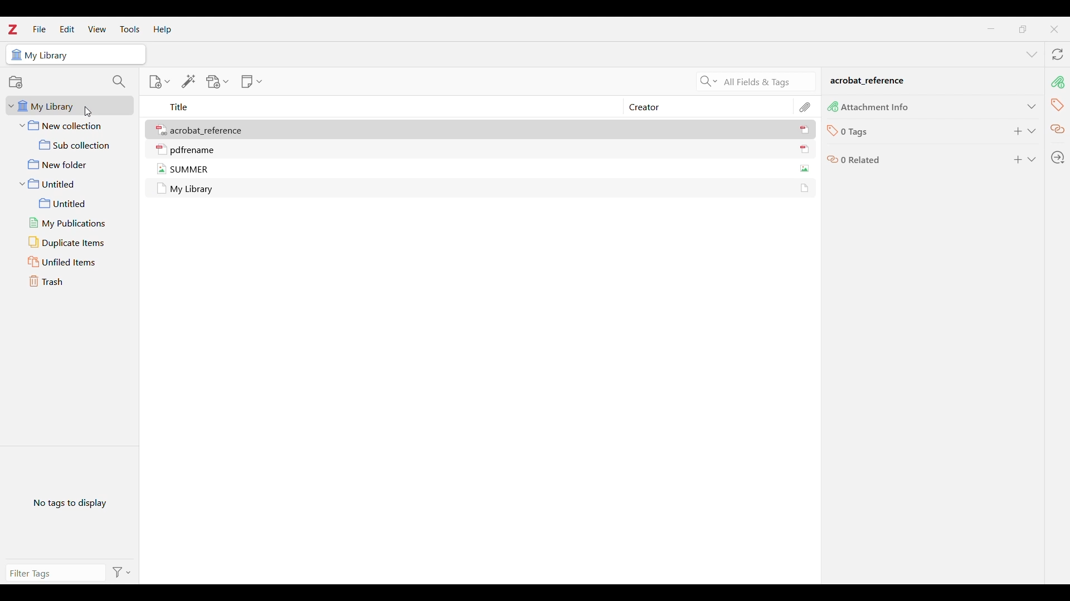 This screenshot has height=601, width=1070. I want to click on Attachment column, so click(806, 106).